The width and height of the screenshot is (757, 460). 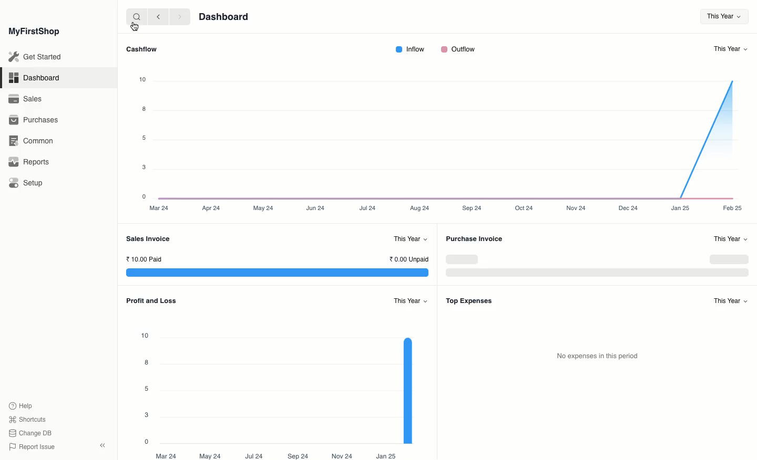 What do you see at coordinates (727, 301) in the screenshot?
I see `This Year` at bounding box center [727, 301].